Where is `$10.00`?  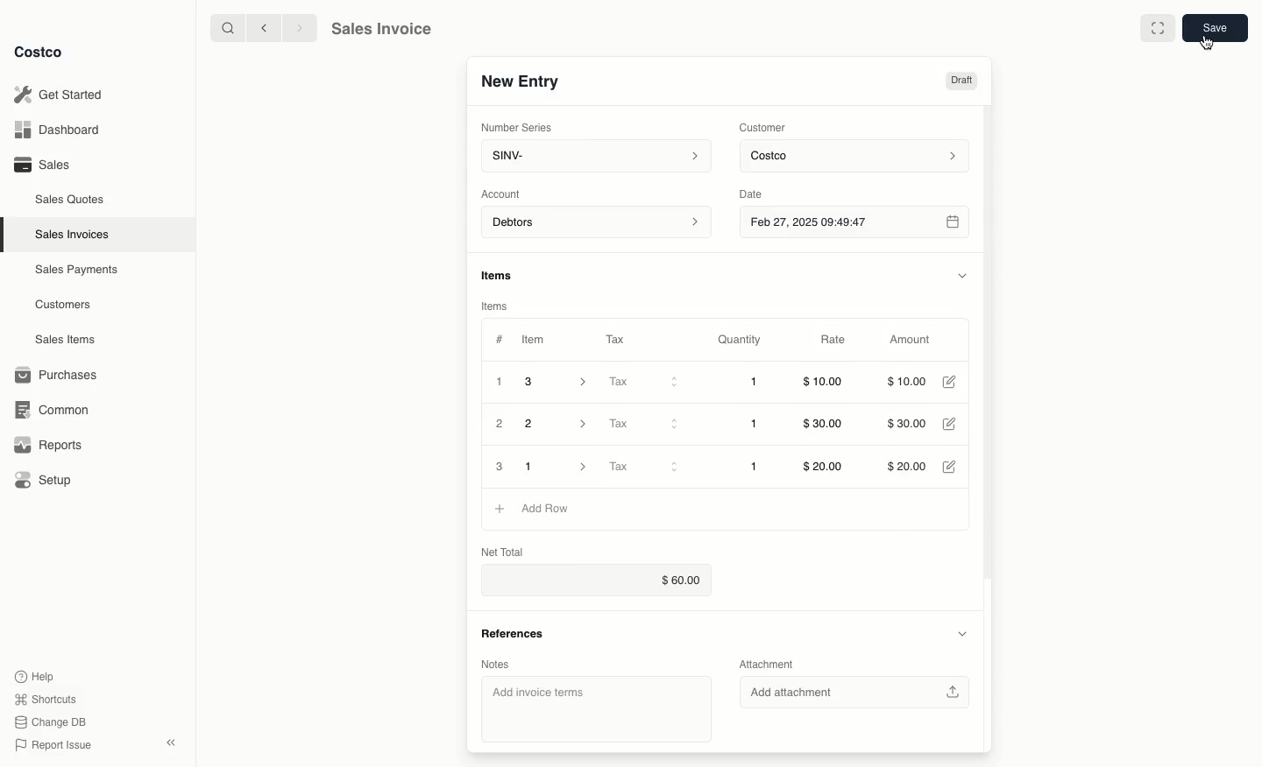 $10.00 is located at coordinates (911, 381).